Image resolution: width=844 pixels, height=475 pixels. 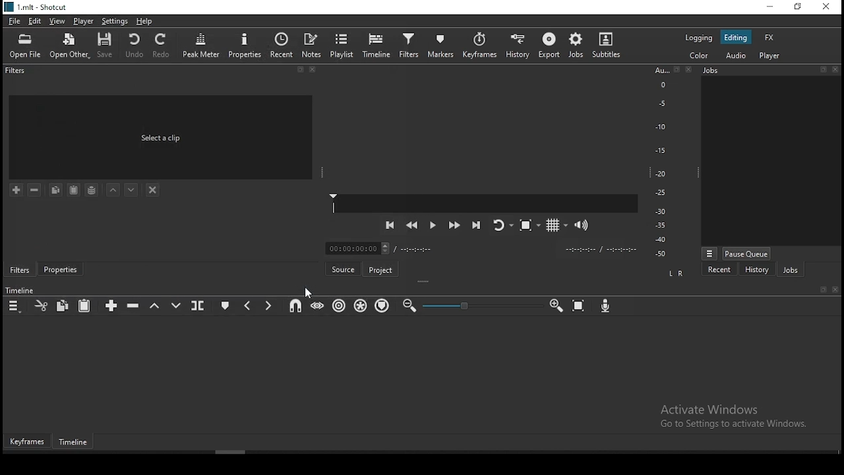 What do you see at coordinates (837, 69) in the screenshot?
I see `close` at bounding box center [837, 69].